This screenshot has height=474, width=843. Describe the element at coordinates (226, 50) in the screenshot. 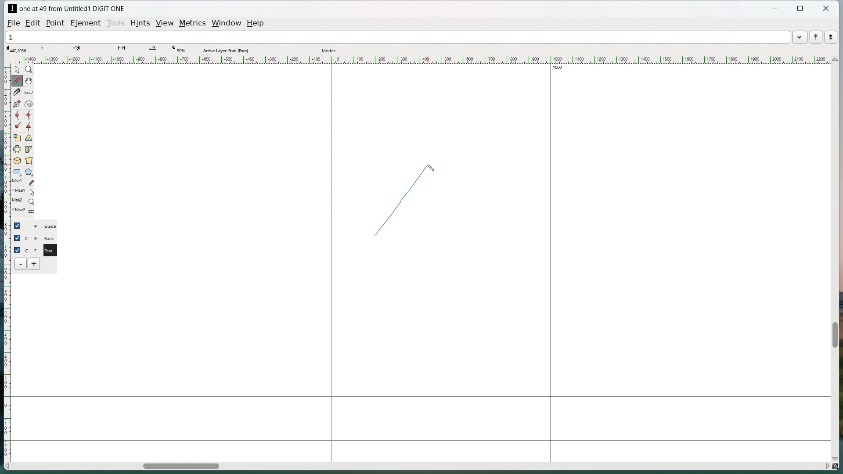

I see `Active layer fore` at that location.